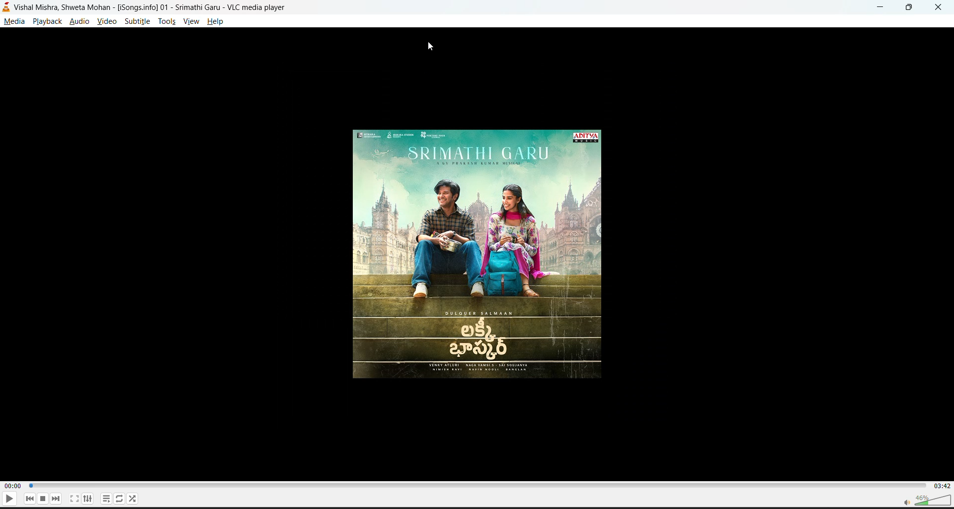  What do you see at coordinates (132, 497) in the screenshot?
I see `random` at bounding box center [132, 497].